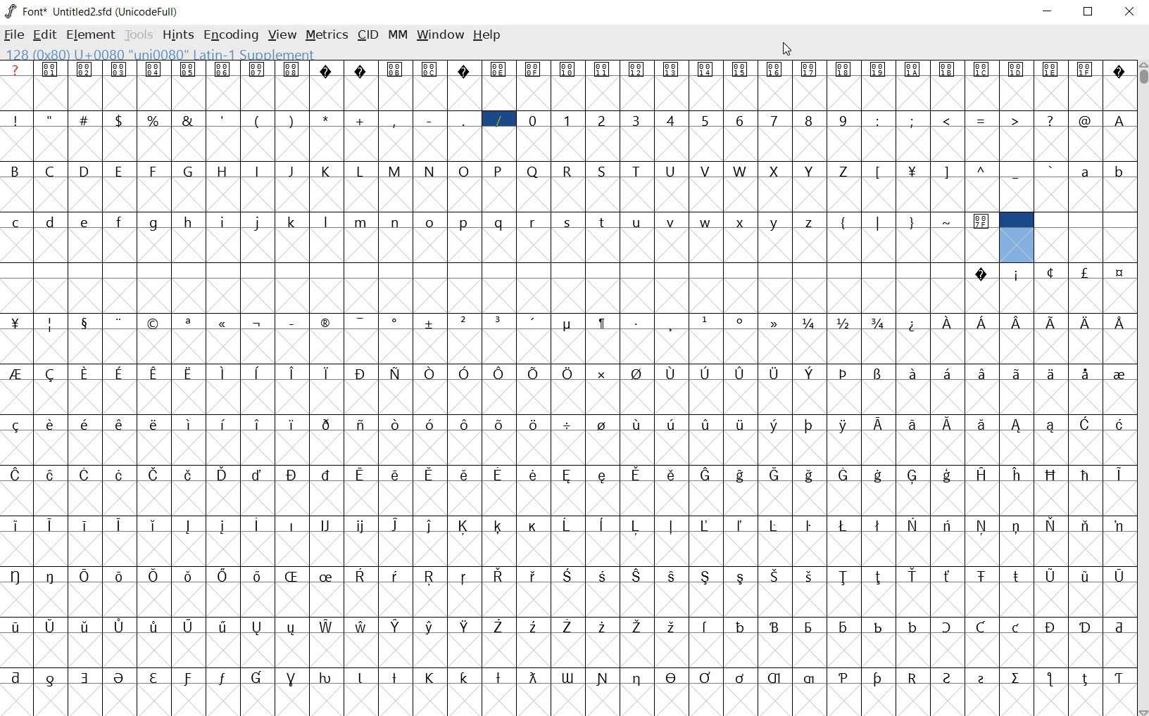 The image size is (1149, 716). What do you see at coordinates (1084, 374) in the screenshot?
I see `Symbol` at bounding box center [1084, 374].